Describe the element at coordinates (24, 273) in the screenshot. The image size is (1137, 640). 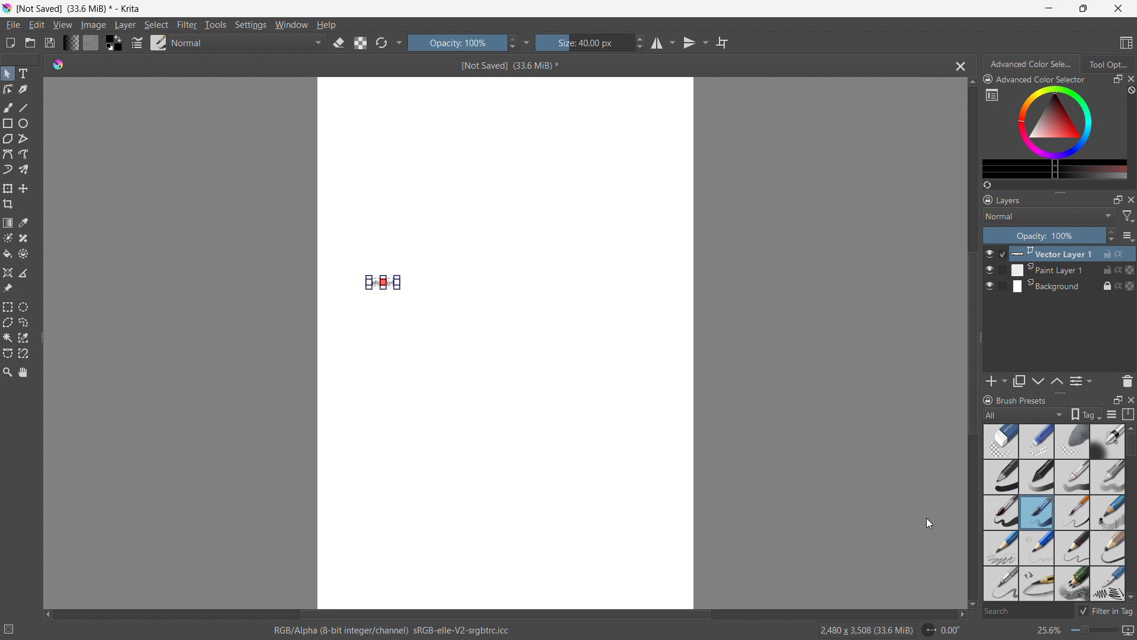
I see `measure the distance between two points` at that location.